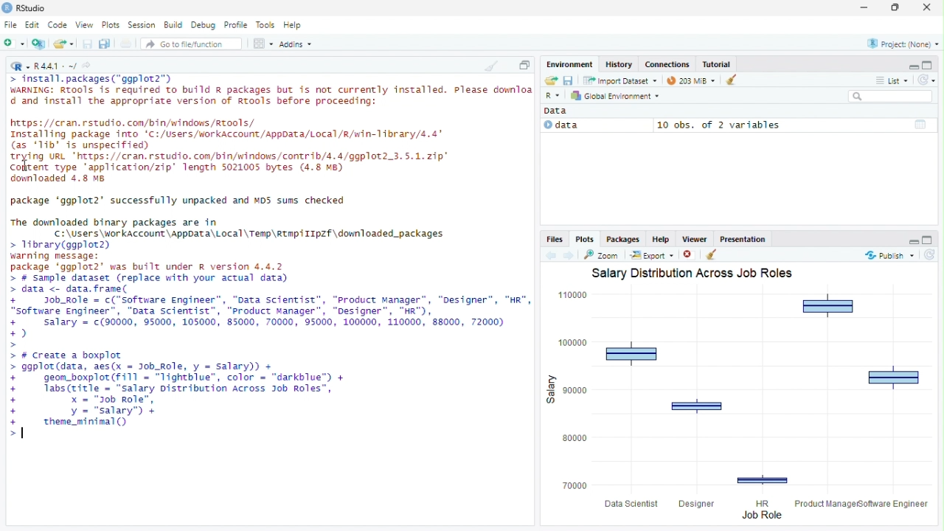 The width and height of the screenshot is (944, 531). What do you see at coordinates (712, 255) in the screenshot?
I see `Clear all plot` at bounding box center [712, 255].